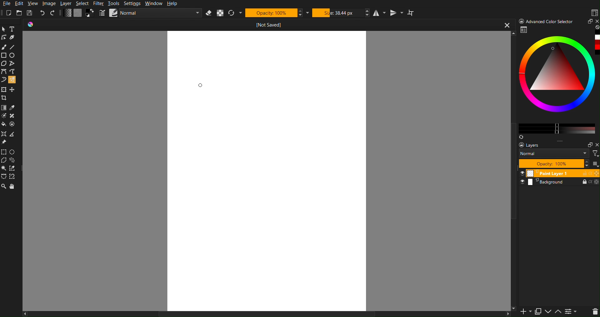  Describe the element at coordinates (4, 28) in the screenshot. I see `Pointer` at that location.